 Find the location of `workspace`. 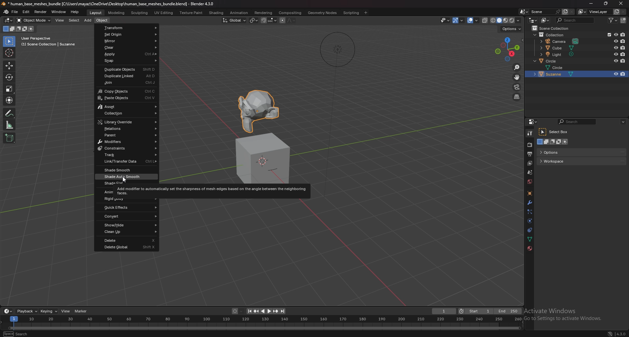

workspace is located at coordinates (561, 161).